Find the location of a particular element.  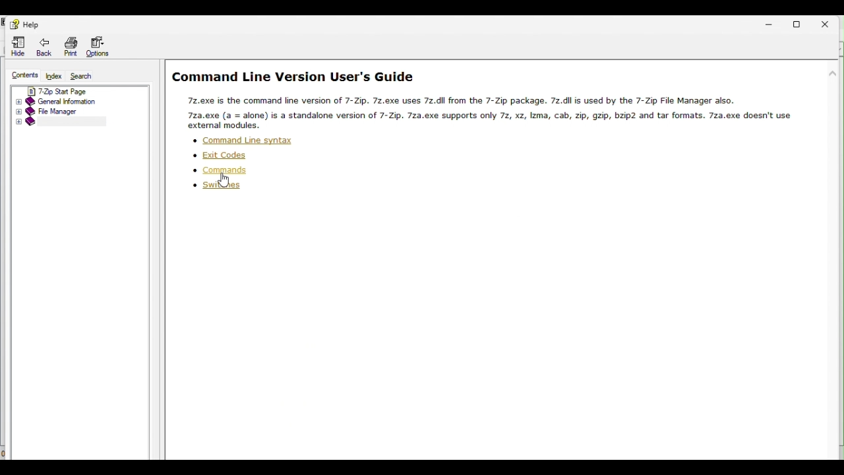

Print is located at coordinates (71, 47).